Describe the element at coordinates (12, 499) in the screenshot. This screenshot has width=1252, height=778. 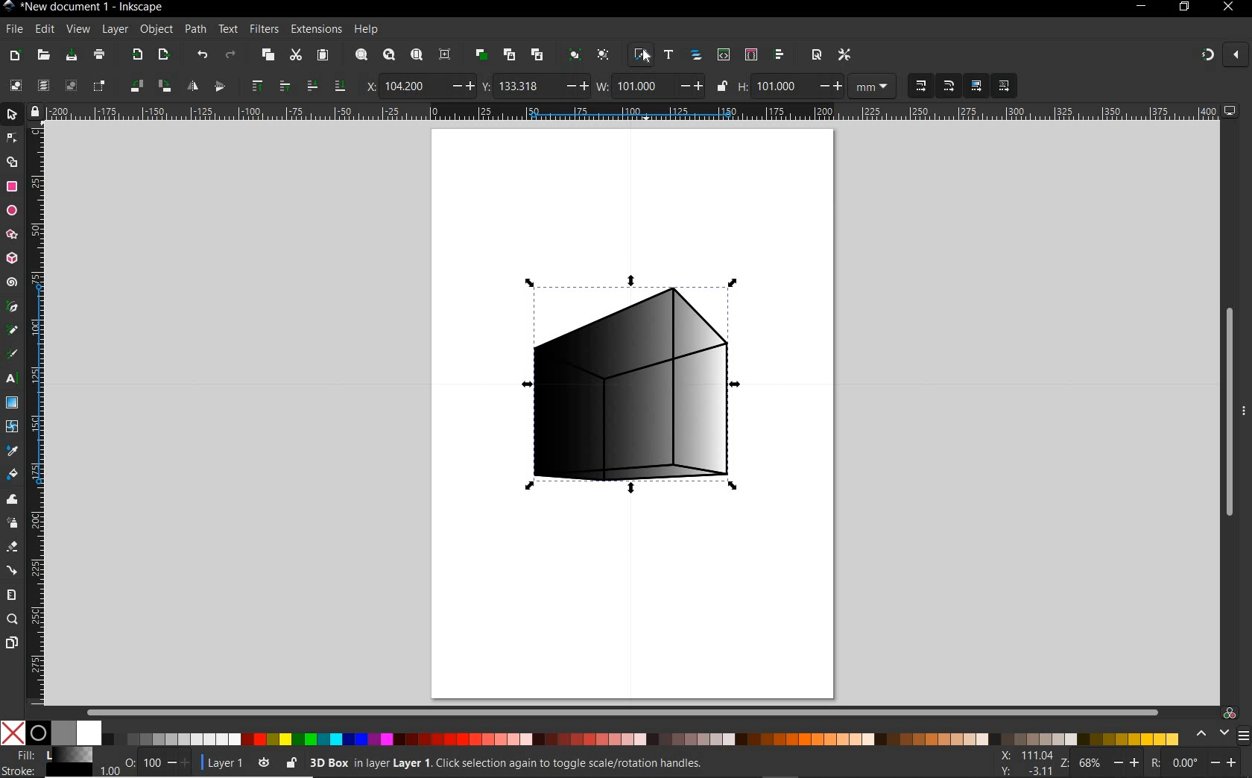
I see `TWEAK TOOL` at that location.